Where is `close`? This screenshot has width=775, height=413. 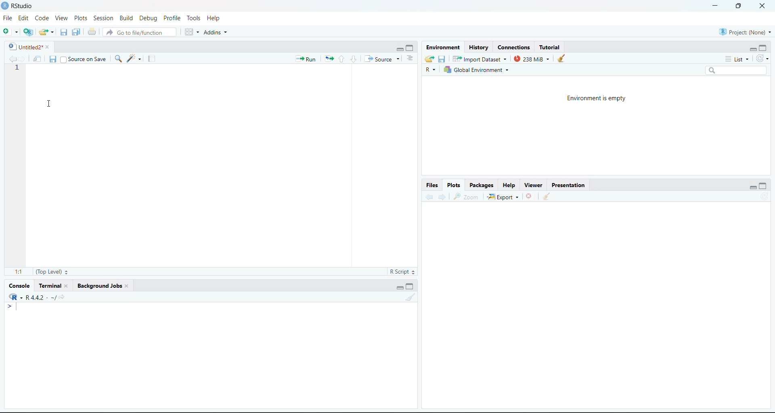 close is located at coordinates (763, 6).